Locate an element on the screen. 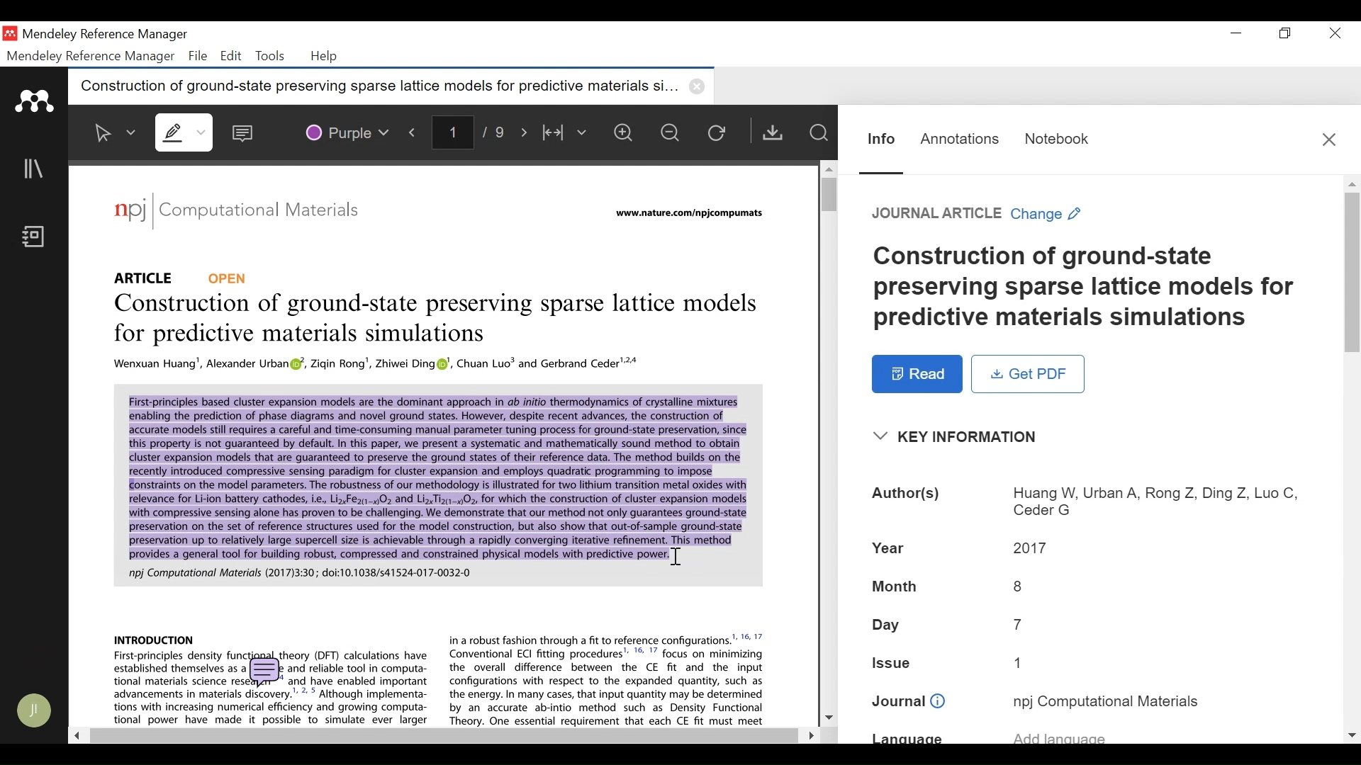 This screenshot has height=765, width=1361. Find in Files is located at coordinates (818, 132).